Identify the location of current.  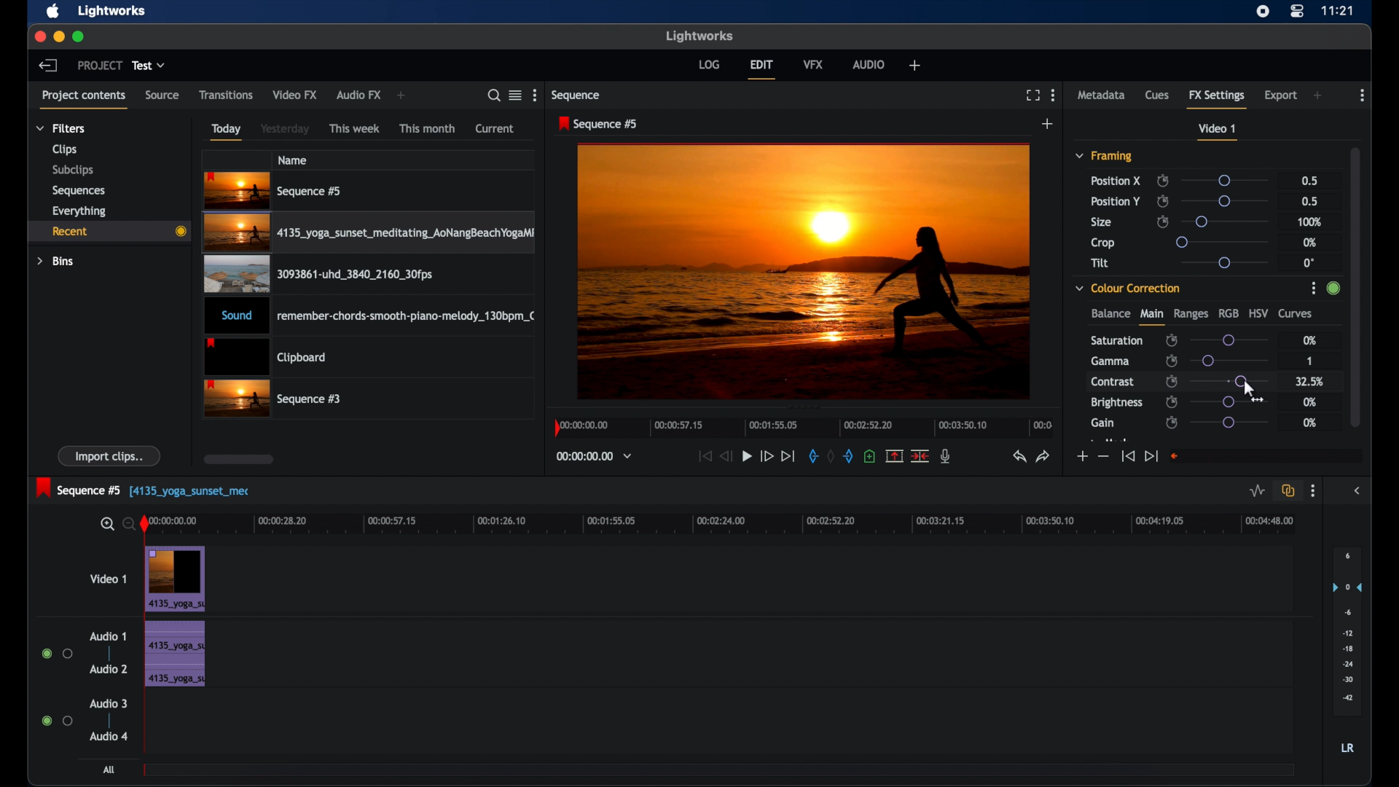
(495, 128).